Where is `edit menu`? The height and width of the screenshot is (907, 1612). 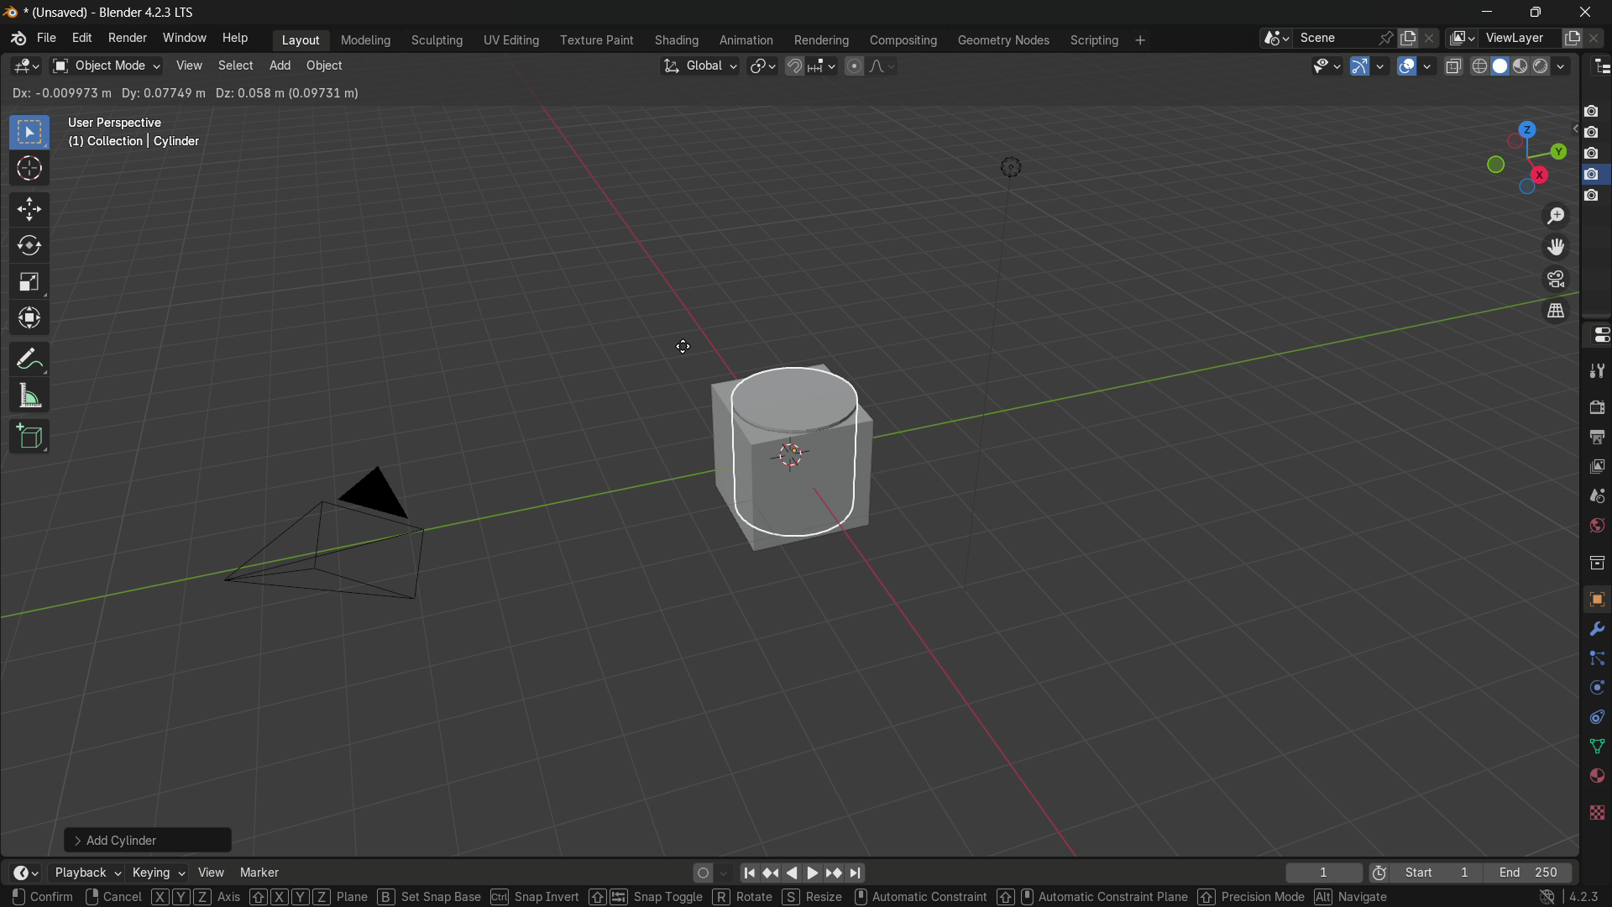
edit menu is located at coordinates (81, 39).